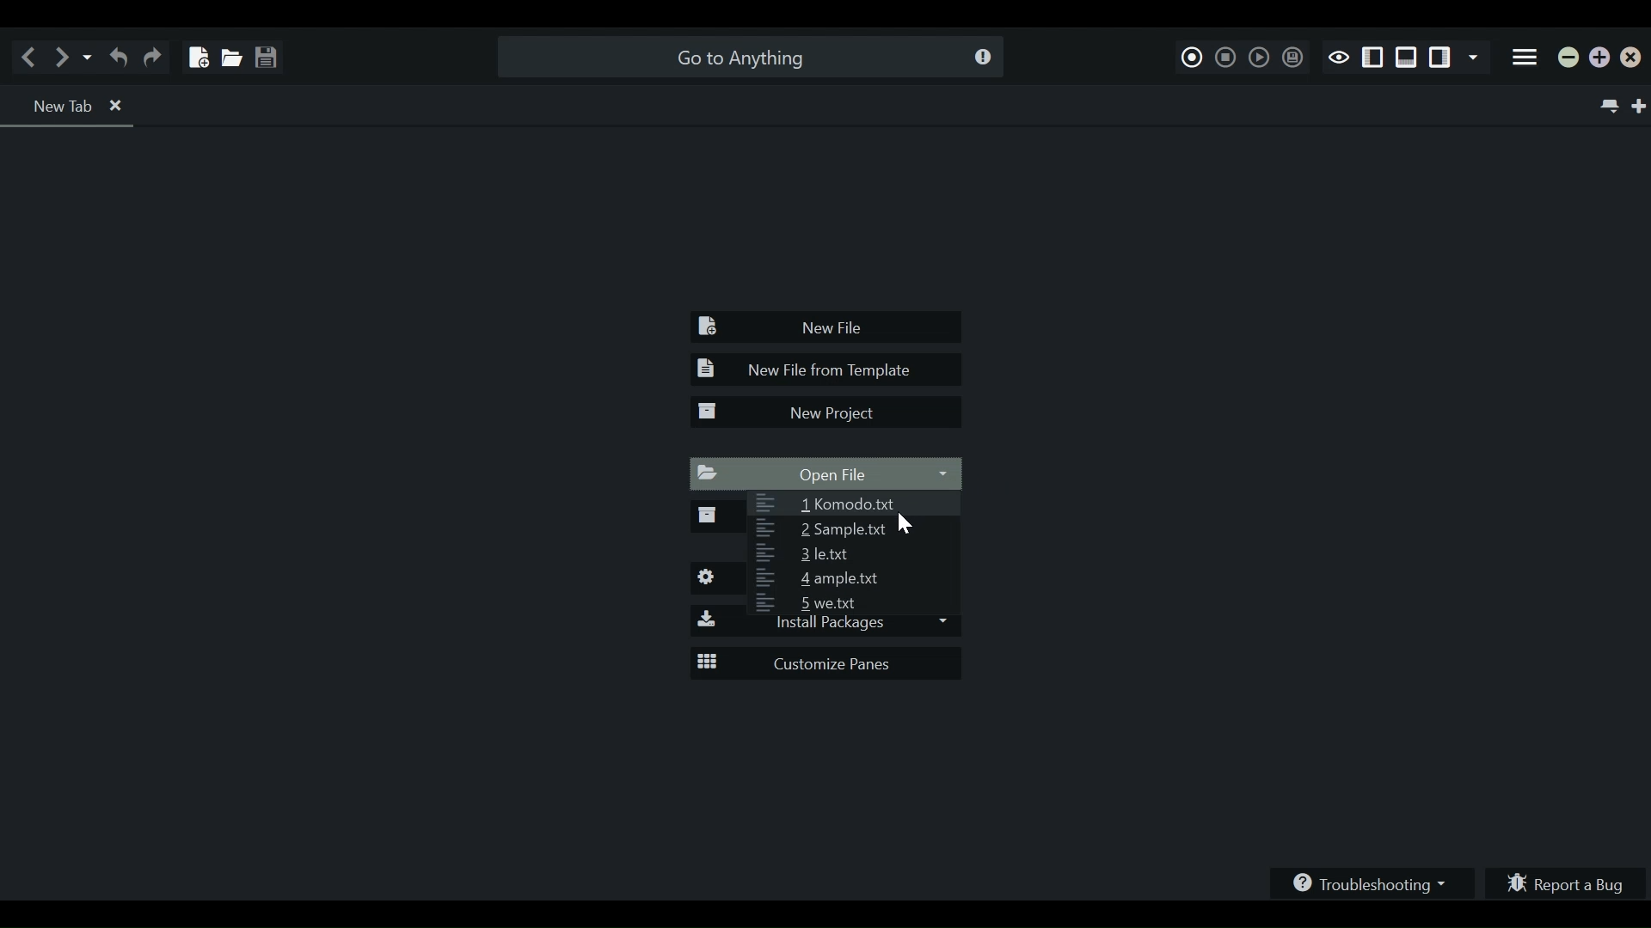 The image size is (1651, 928). I want to click on Troubleshooting, so click(1374, 881).